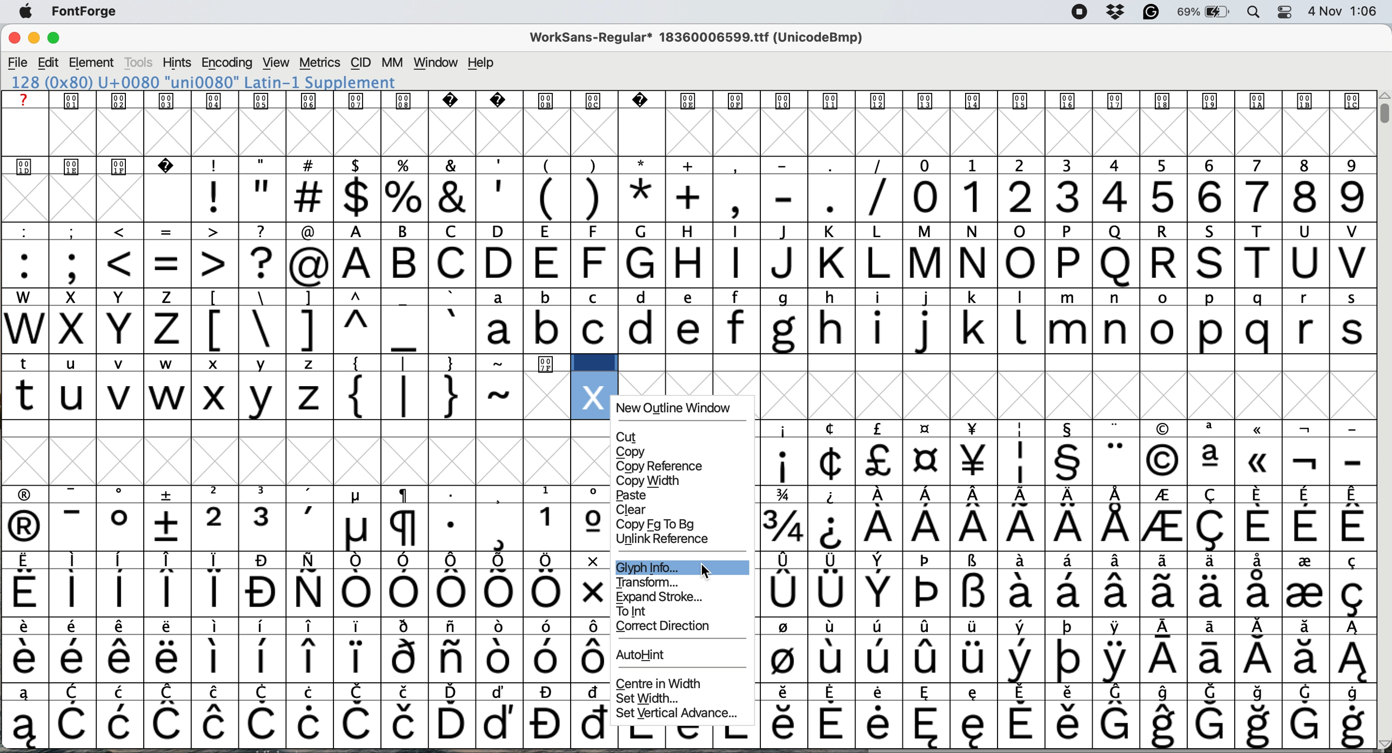 Image resolution: width=1392 pixels, height=753 pixels. I want to click on grammarly, so click(1149, 12).